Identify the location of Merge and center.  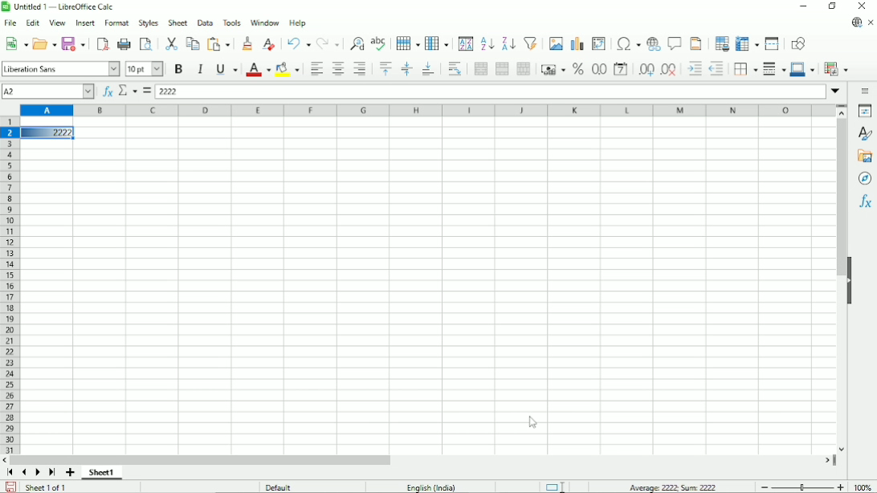
(481, 69).